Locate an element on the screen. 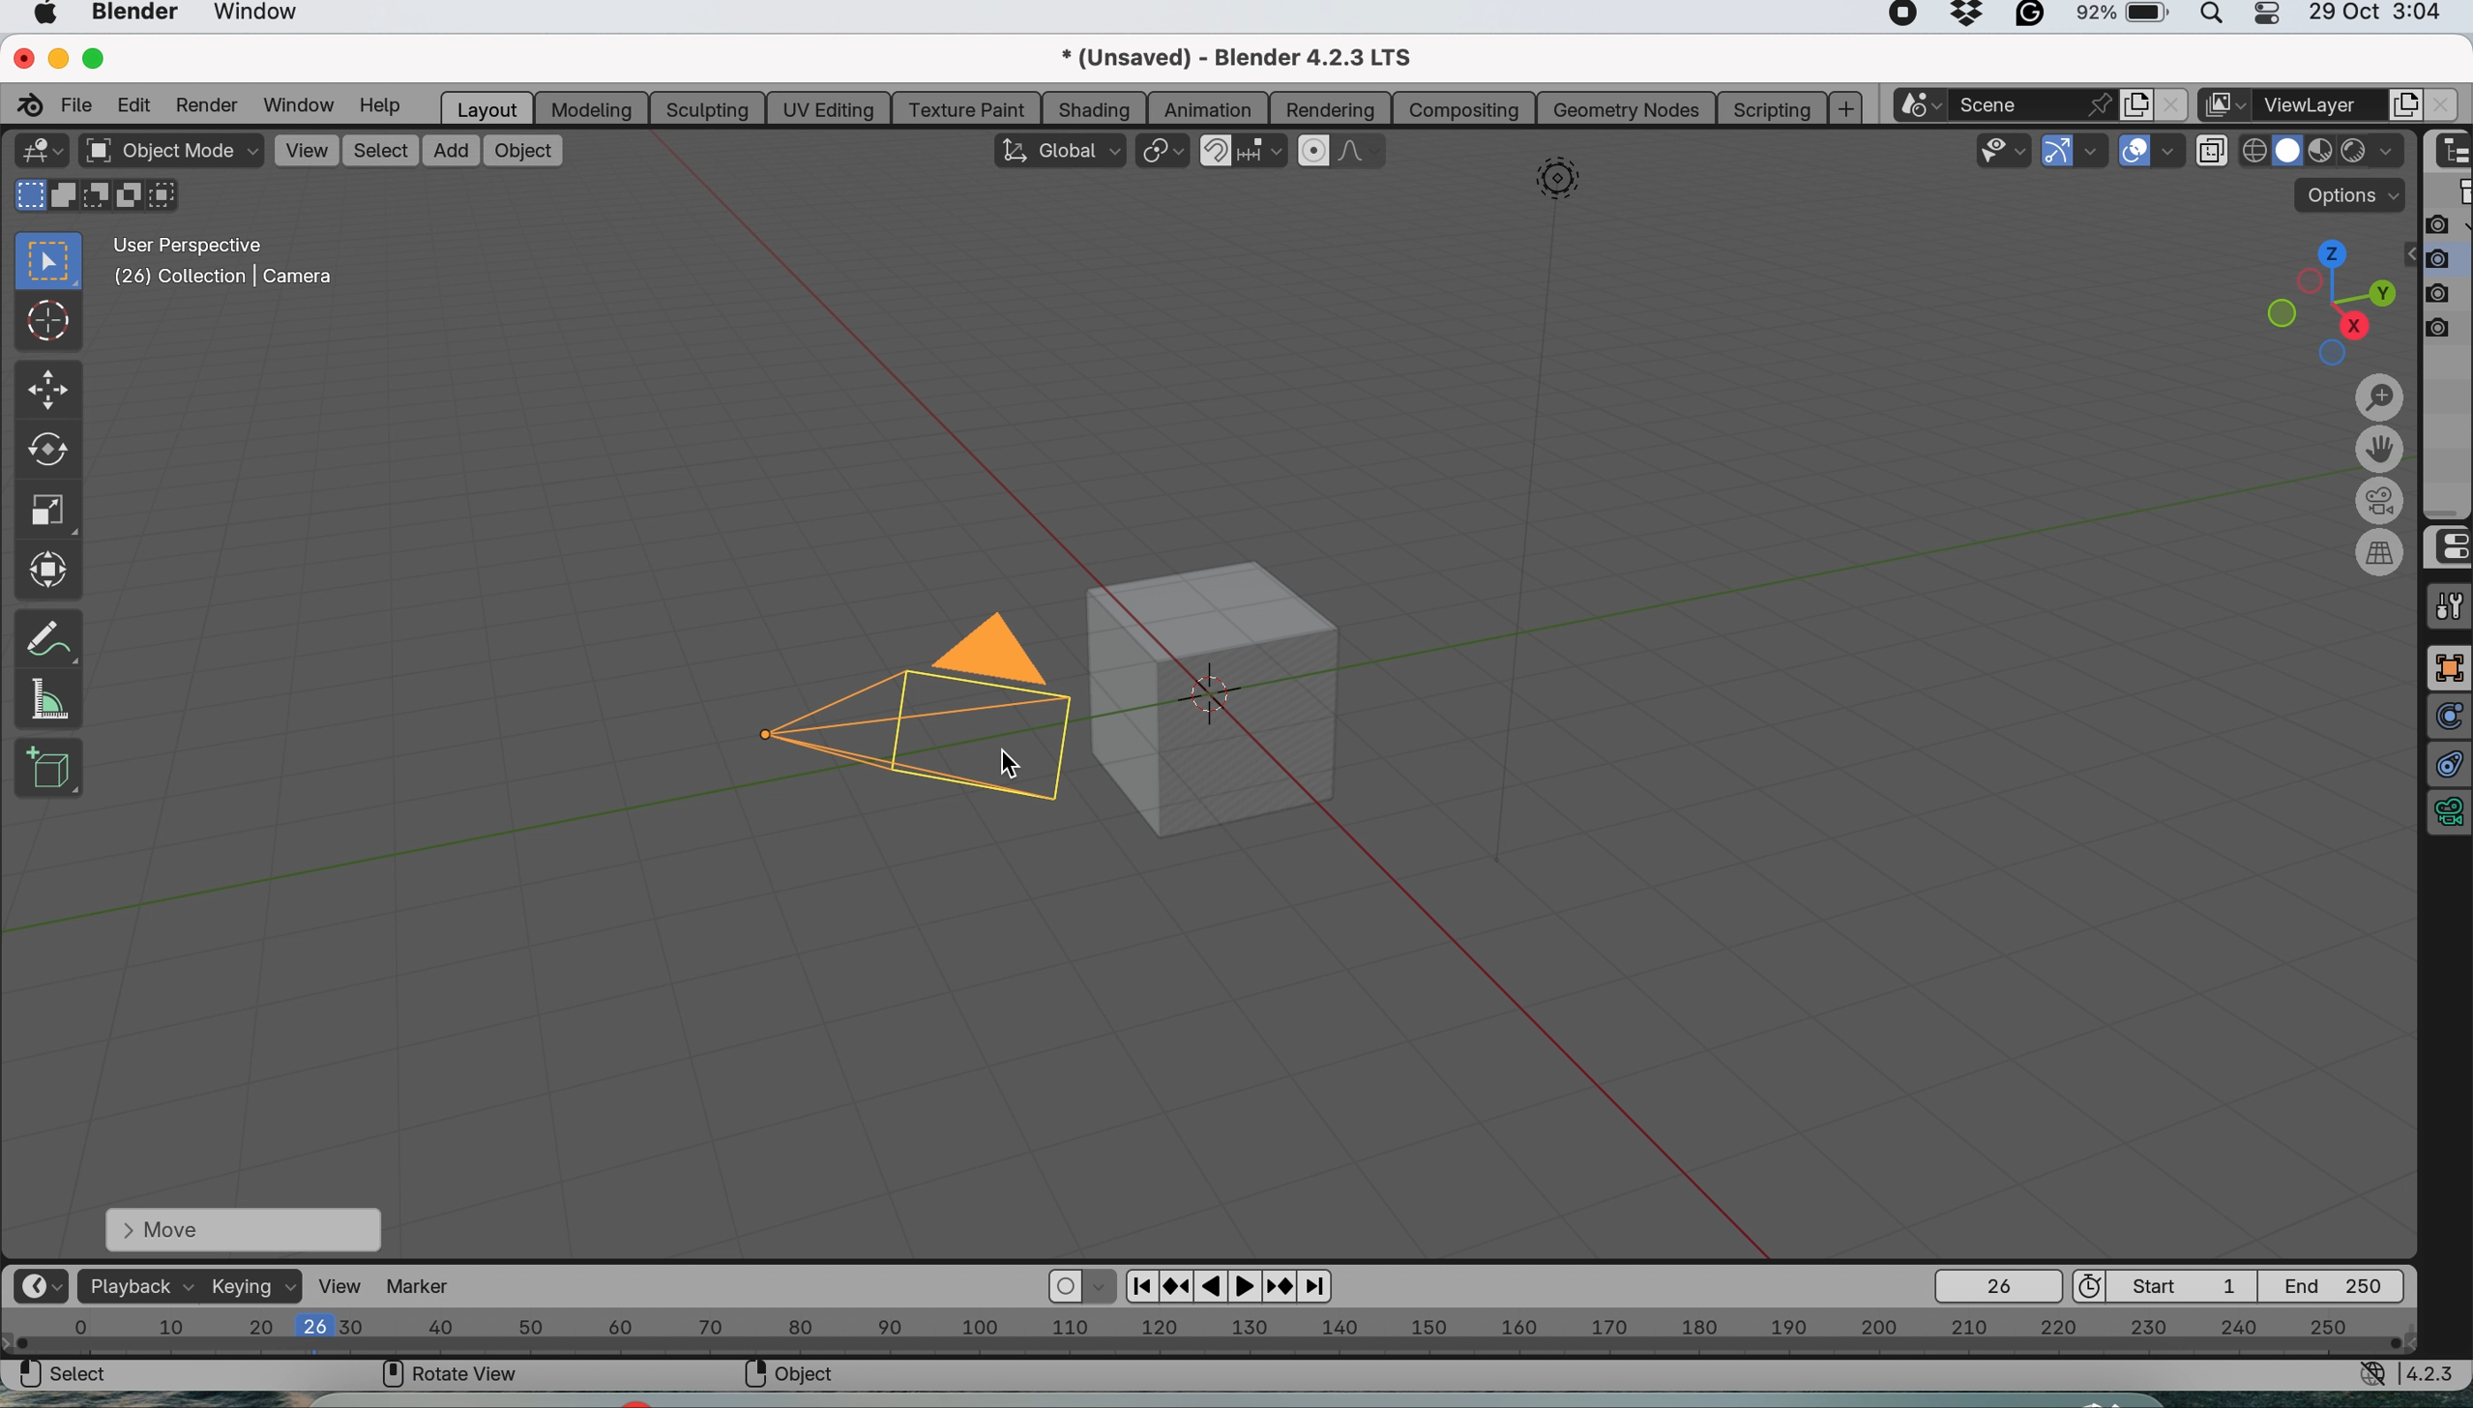  file is located at coordinates (80, 103).